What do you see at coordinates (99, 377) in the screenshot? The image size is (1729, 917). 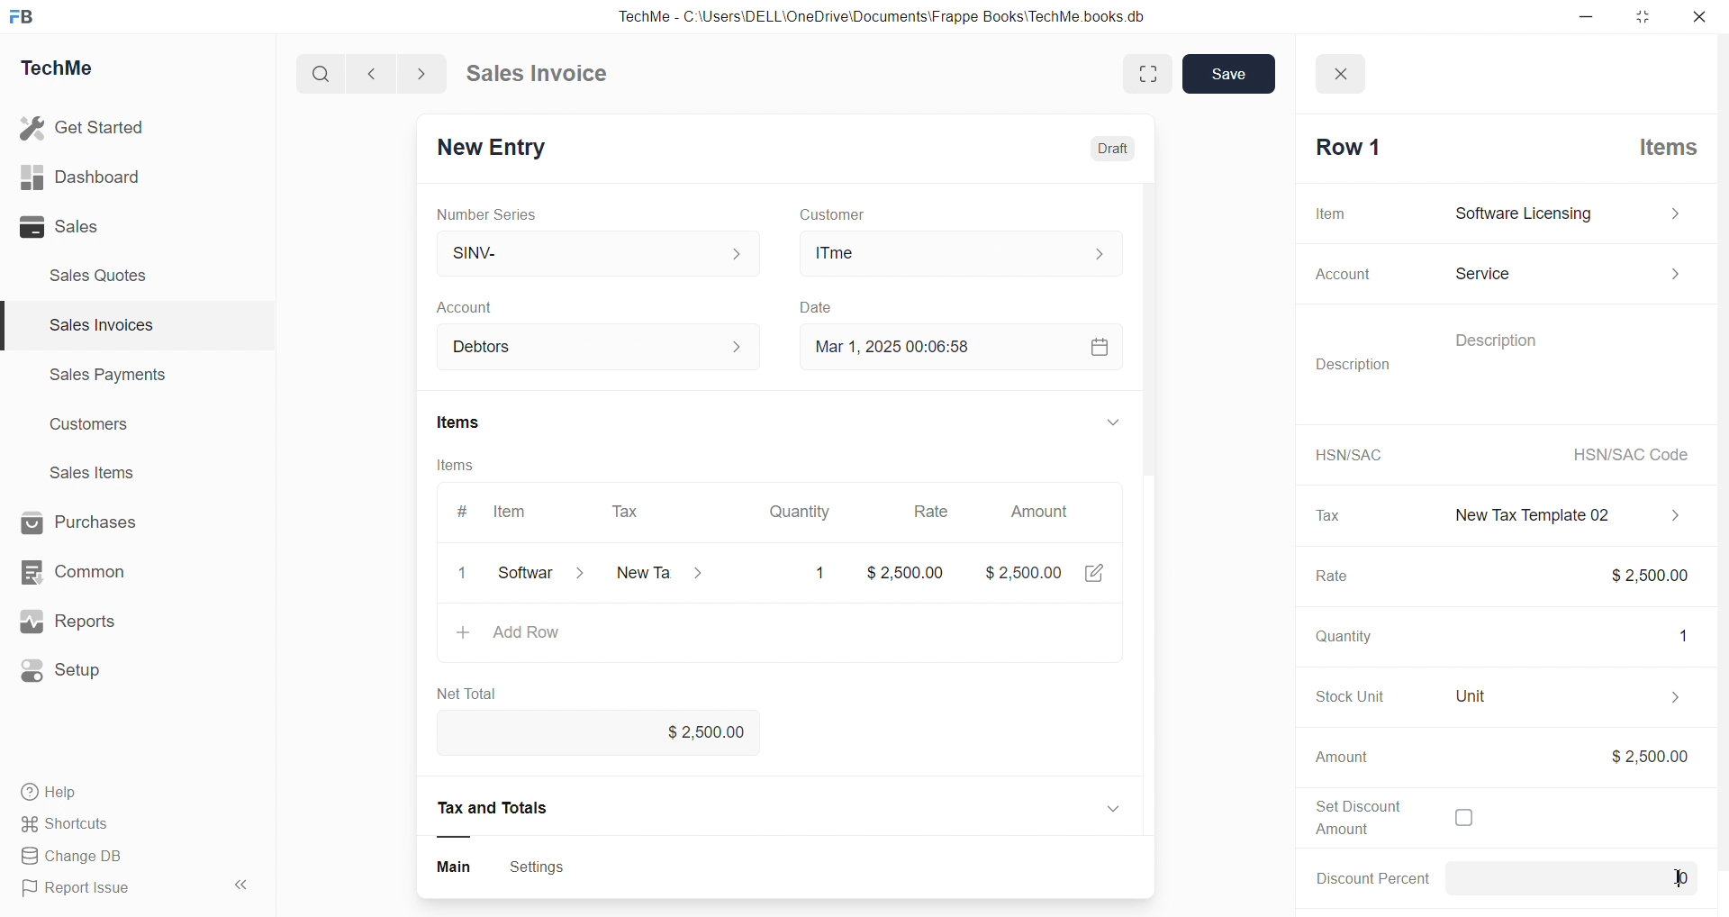 I see `Sales Payments` at bounding box center [99, 377].